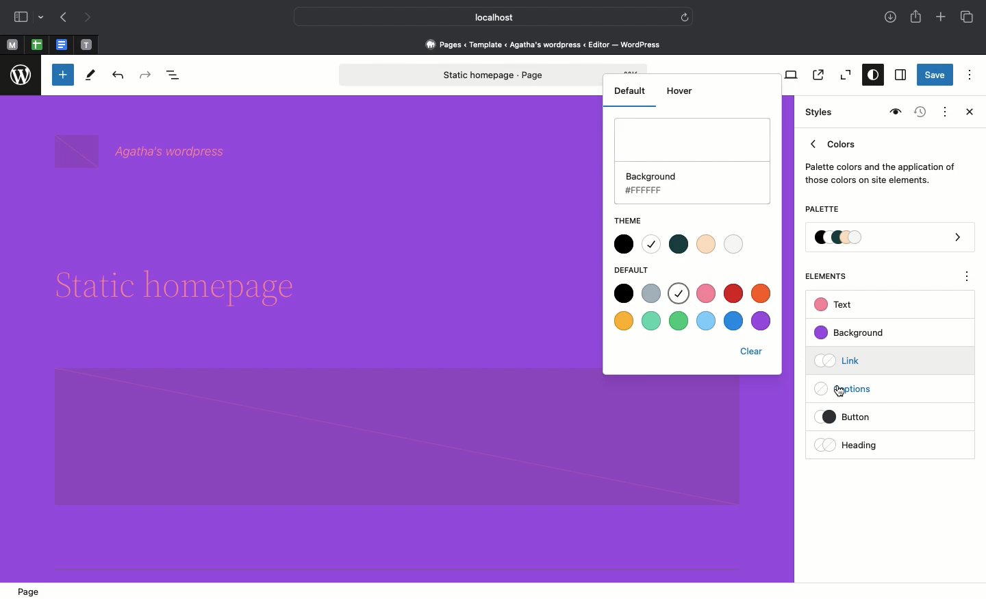  I want to click on Tools, so click(91, 78).